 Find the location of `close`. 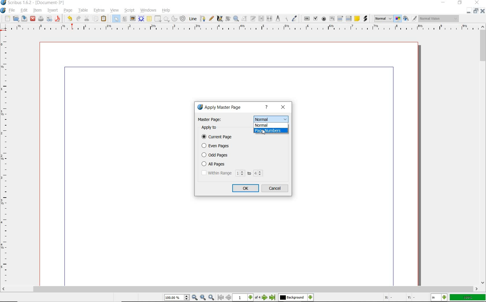

close is located at coordinates (284, 107).